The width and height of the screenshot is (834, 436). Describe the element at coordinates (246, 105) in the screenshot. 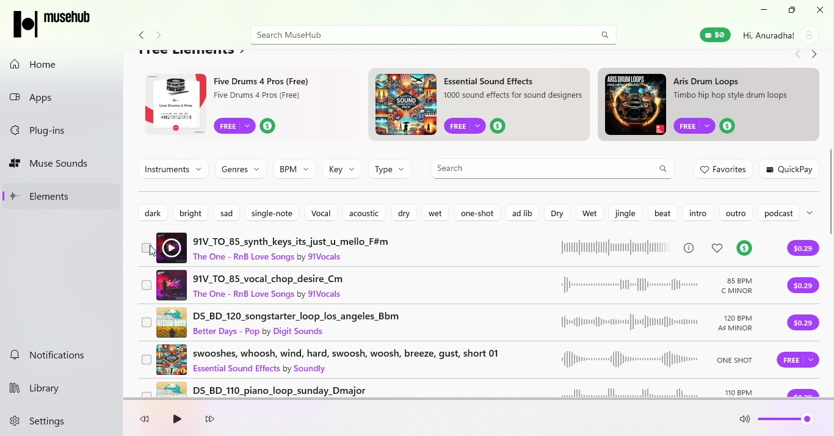

I see `ad` at that location.